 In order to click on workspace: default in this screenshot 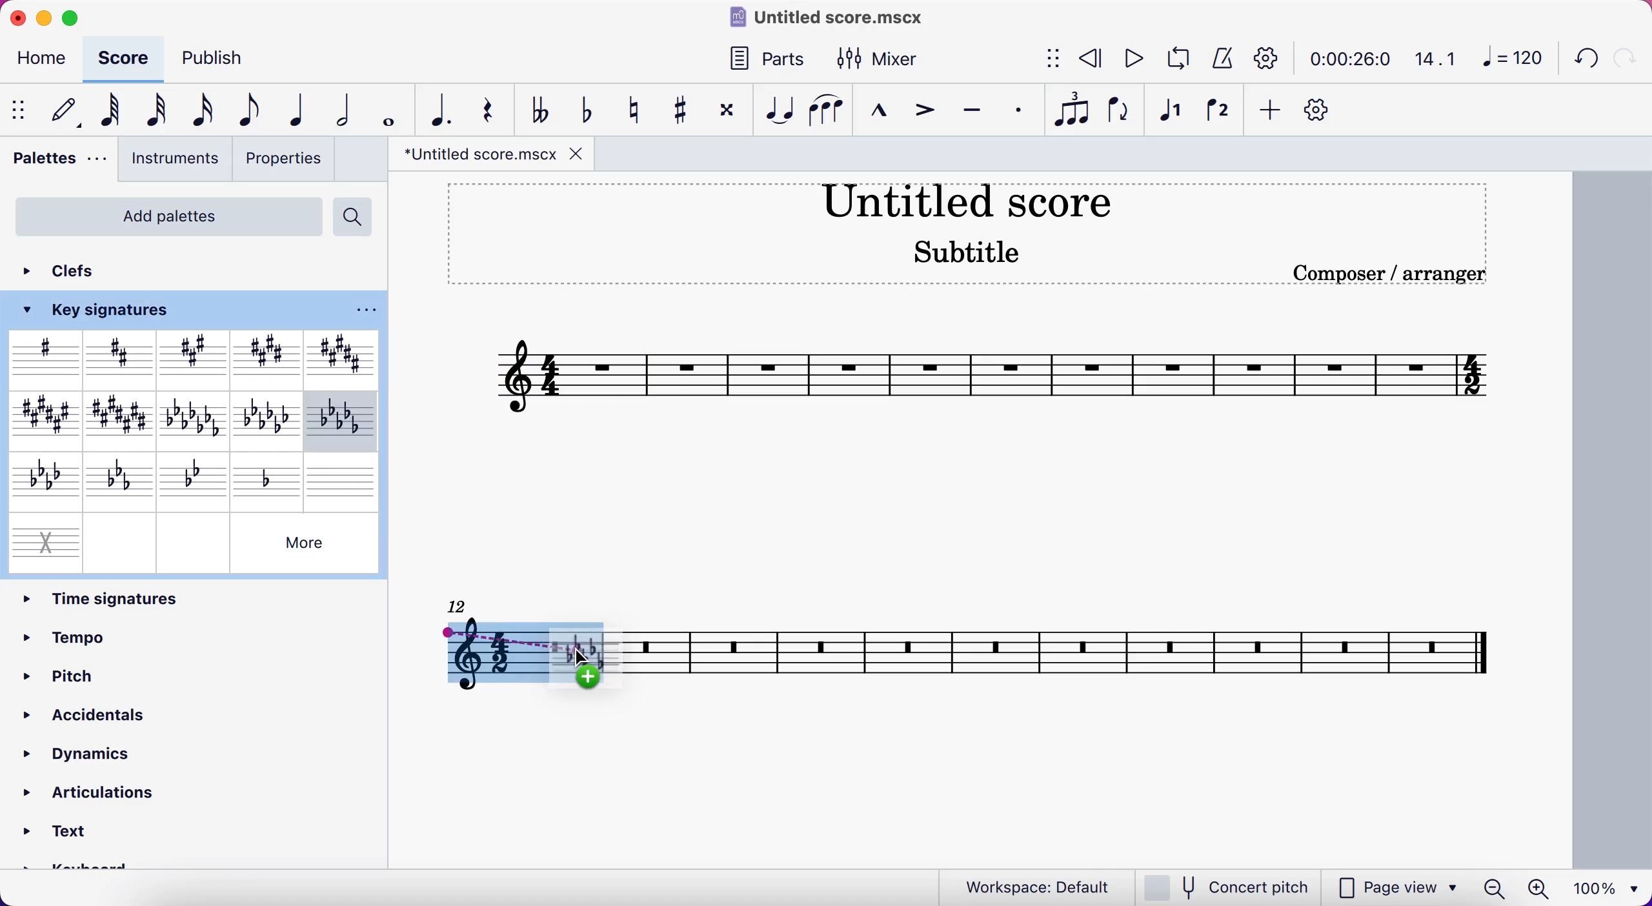, I will do `click(1024, 885)`.